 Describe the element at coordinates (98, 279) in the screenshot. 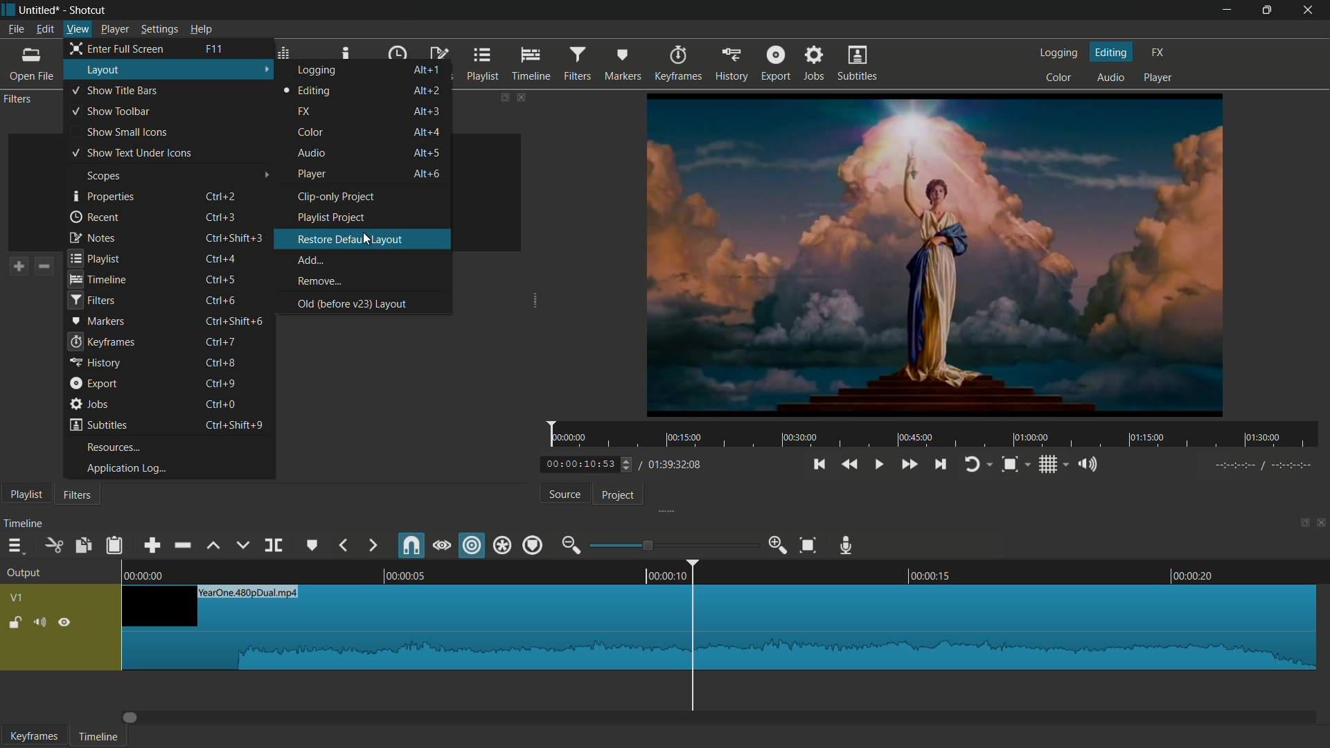

I see `timeline` at that location.